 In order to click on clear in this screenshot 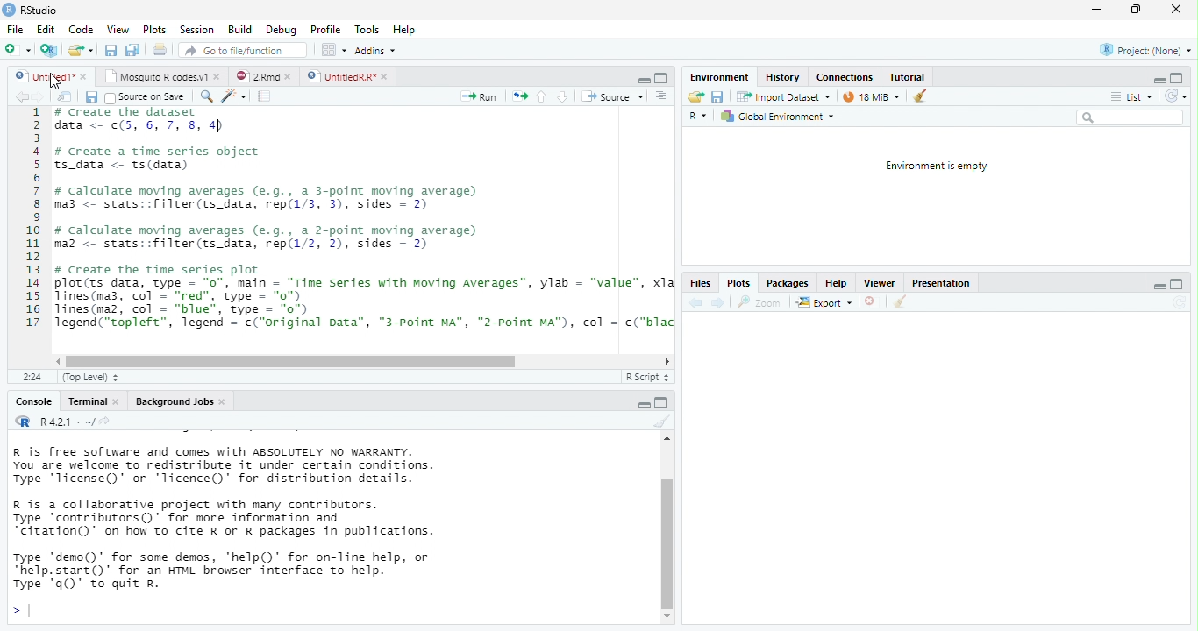, I will do `click(920, 95)`.